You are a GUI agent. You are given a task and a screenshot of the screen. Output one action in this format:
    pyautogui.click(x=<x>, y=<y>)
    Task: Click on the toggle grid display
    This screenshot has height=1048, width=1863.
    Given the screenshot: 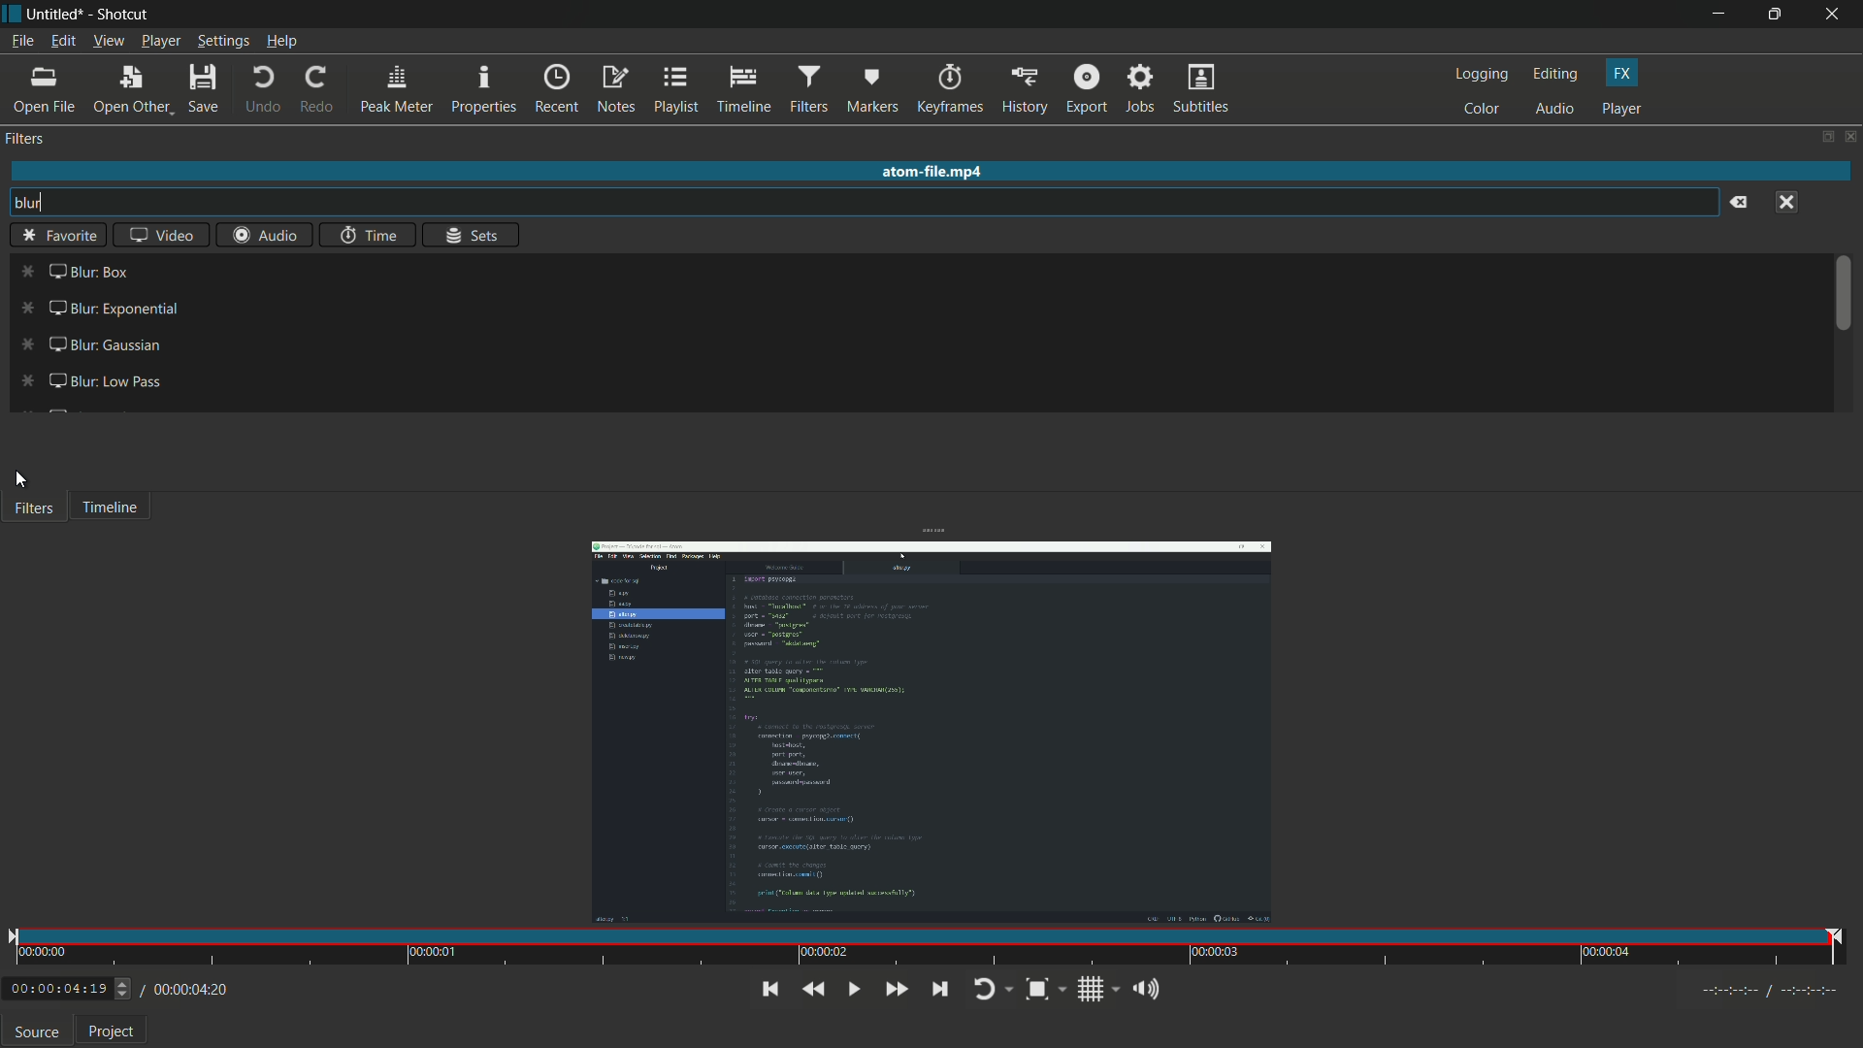 What is the action you would take?
    pyautogui.click(x=1099, y=992)
    